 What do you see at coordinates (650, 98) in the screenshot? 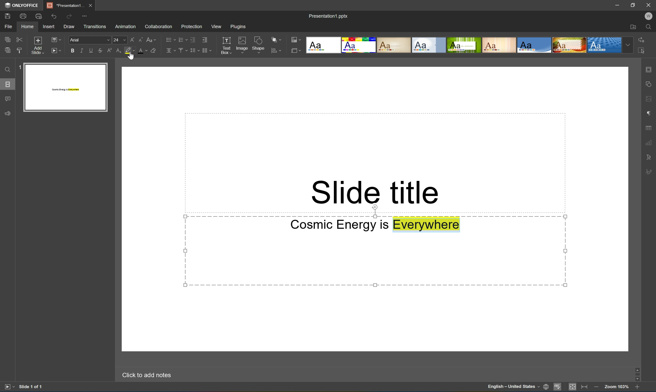
I see `Image settings` at bounding box center [650, 98].